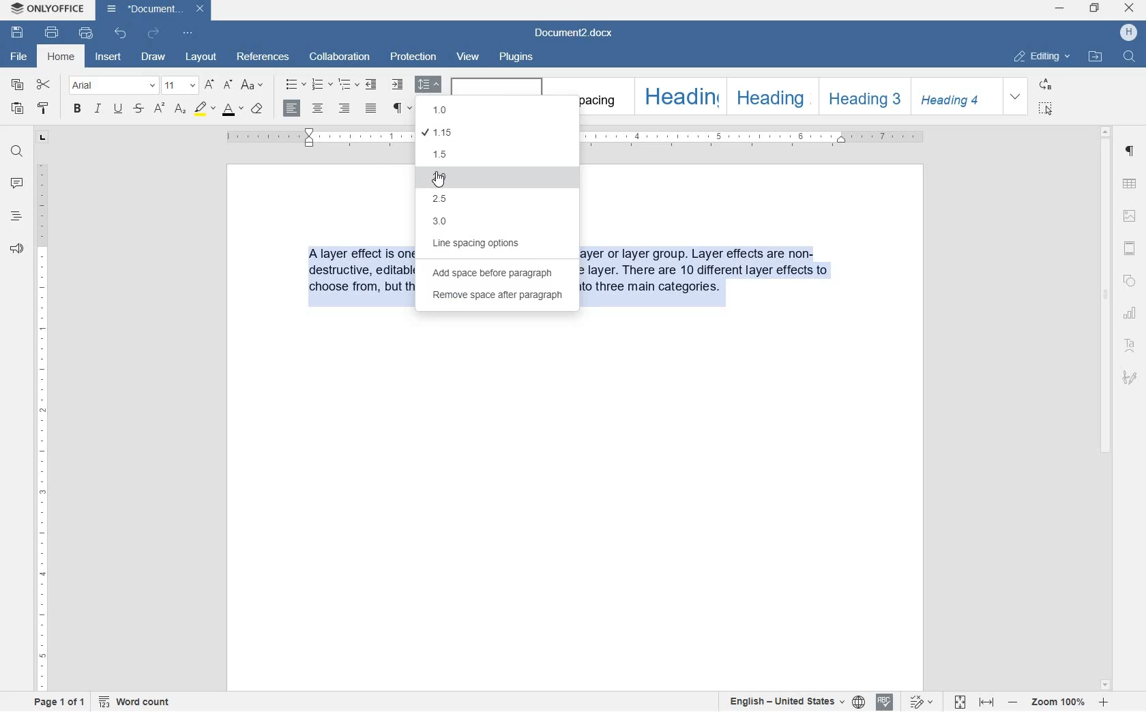 The image size is (1146, 712). Describe the element at coordinates (428, 85) in the screenshot. I see `paragraph line spacing` at that location.